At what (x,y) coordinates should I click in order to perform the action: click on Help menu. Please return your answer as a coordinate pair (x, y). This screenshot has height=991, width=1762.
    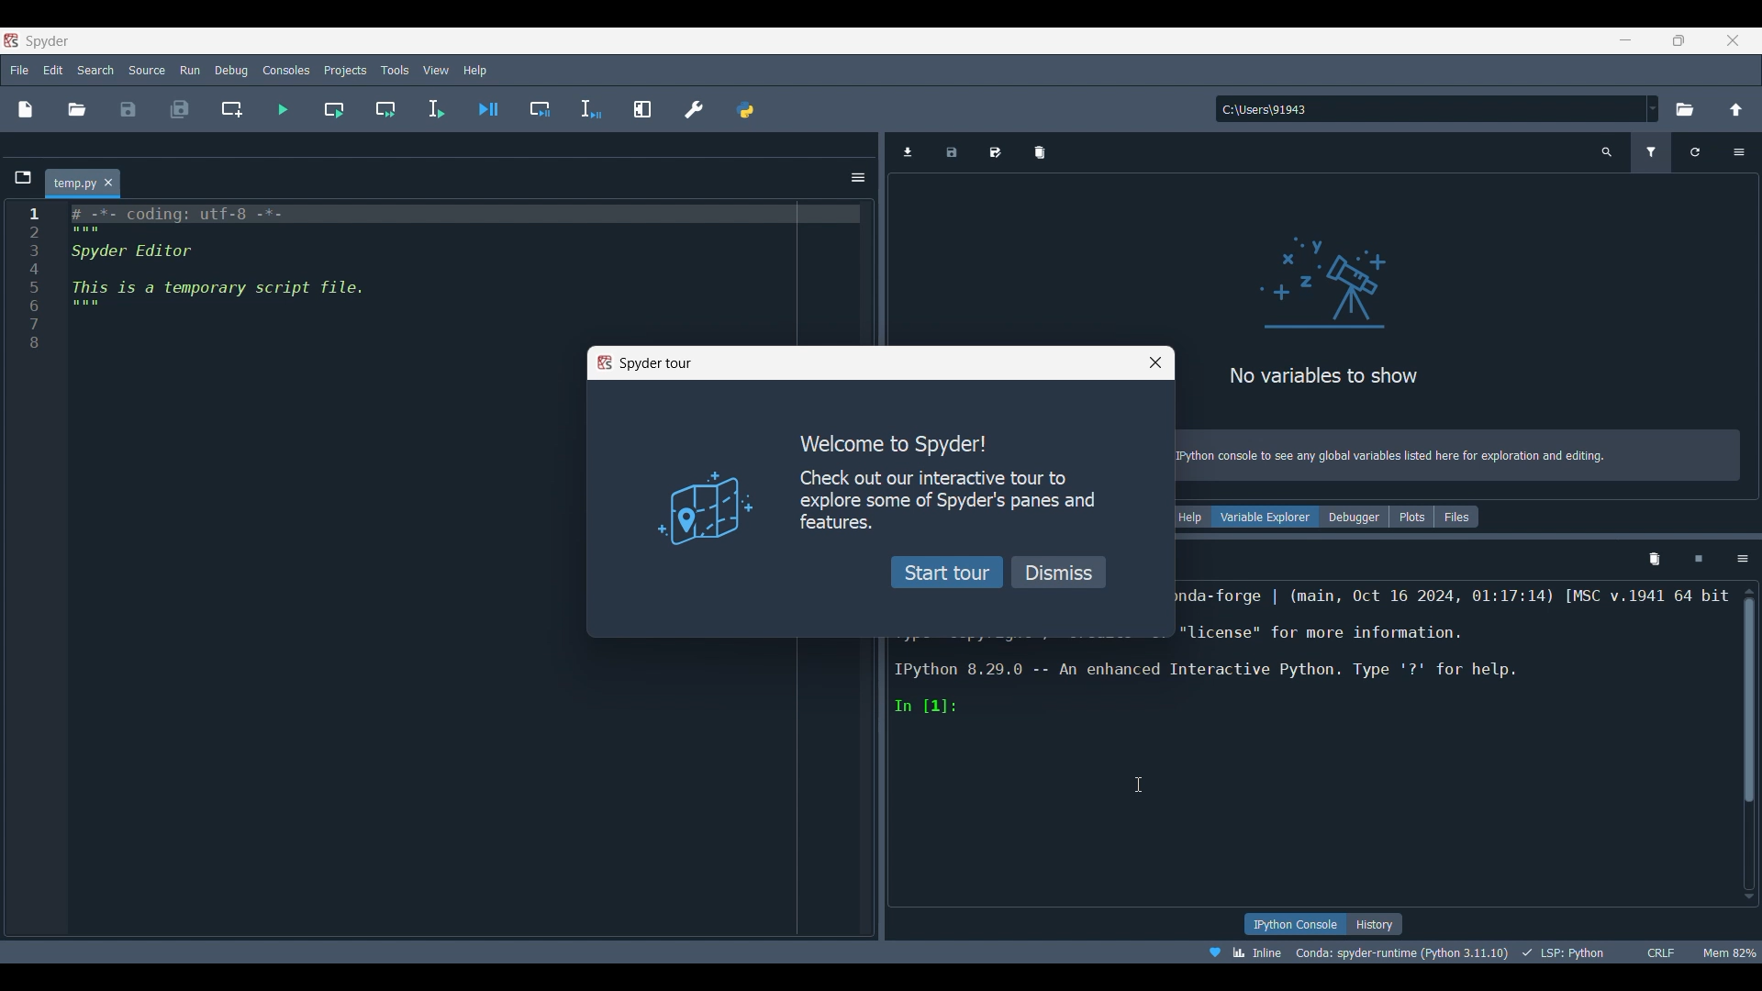
    Looking at the image, I should click on (475, 71).